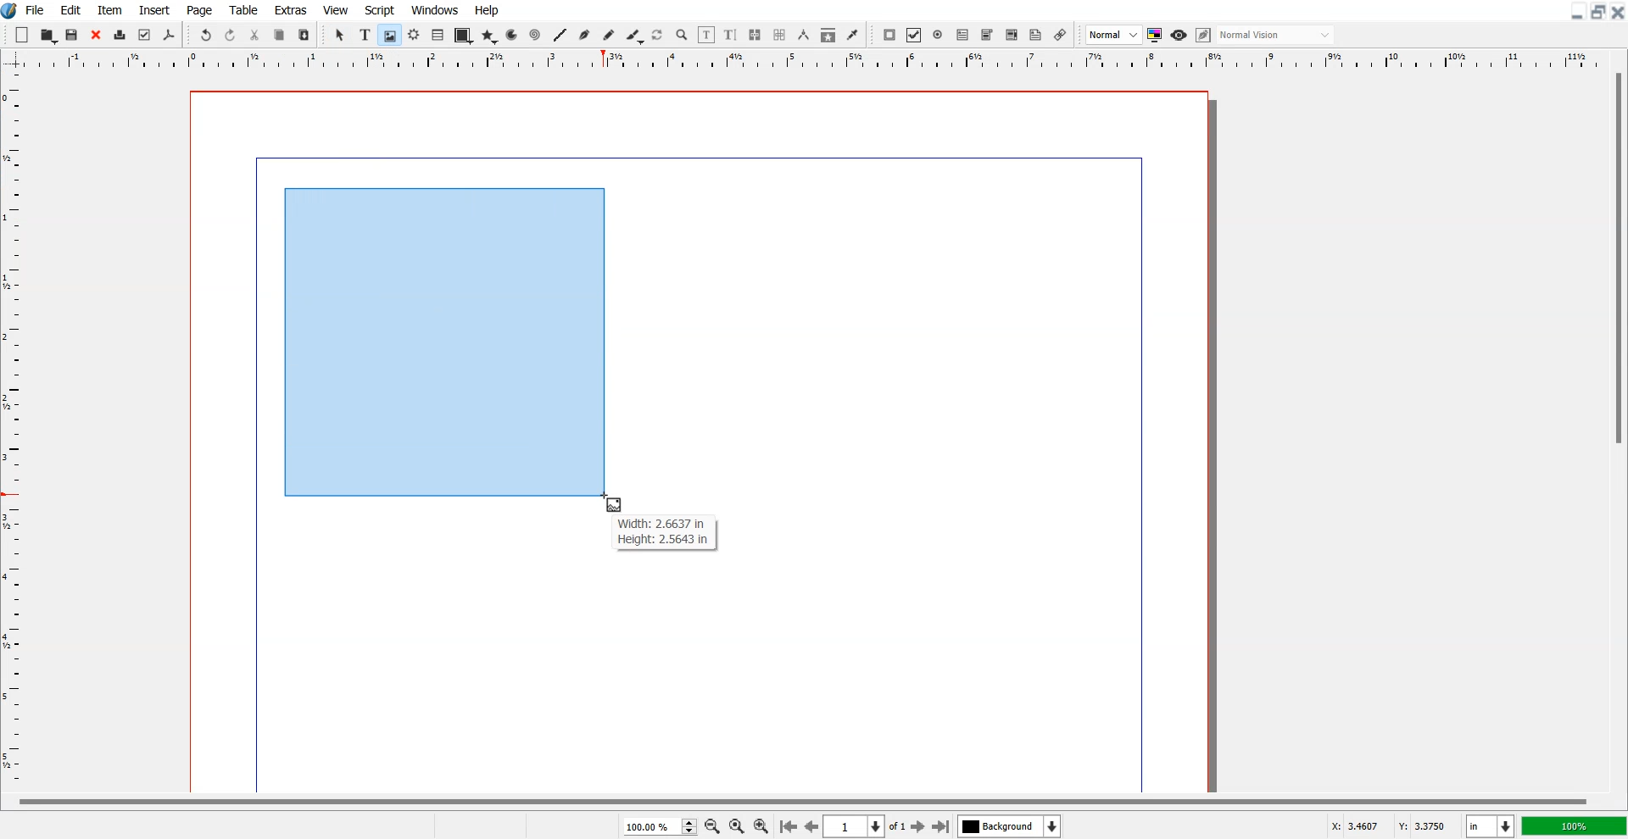  I want to click on Line, so click(560, 35).